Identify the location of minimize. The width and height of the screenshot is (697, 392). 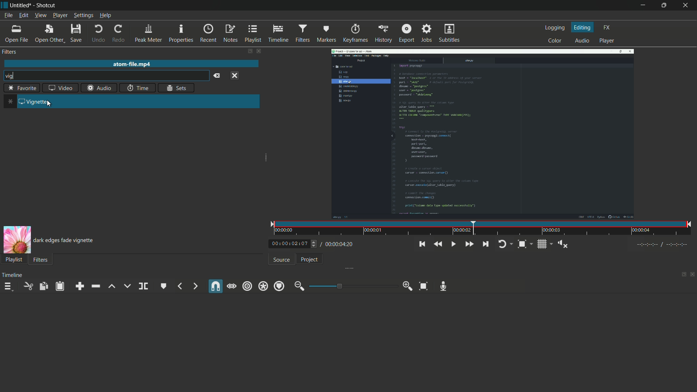
(643, 5).